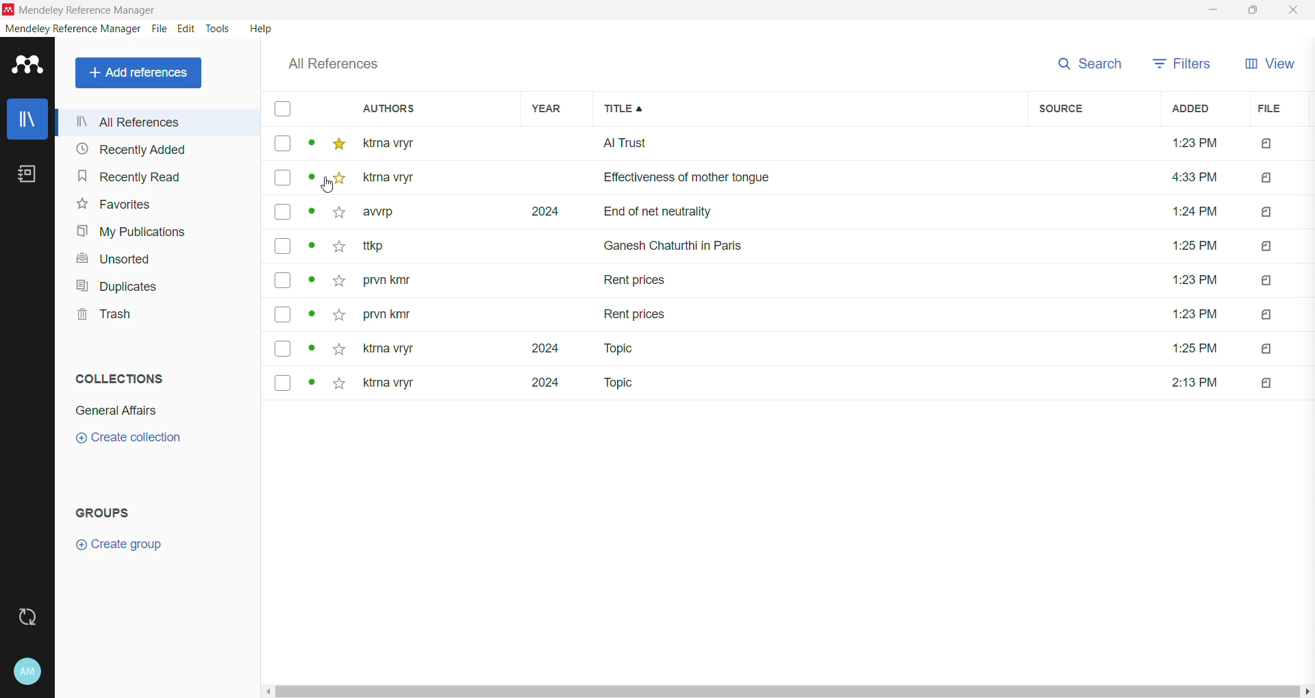 The image size is (1315, 698). What do you see at coordinates (423, 108) in the screenshot?
I see `Authors` at bounding box center [423, 108].